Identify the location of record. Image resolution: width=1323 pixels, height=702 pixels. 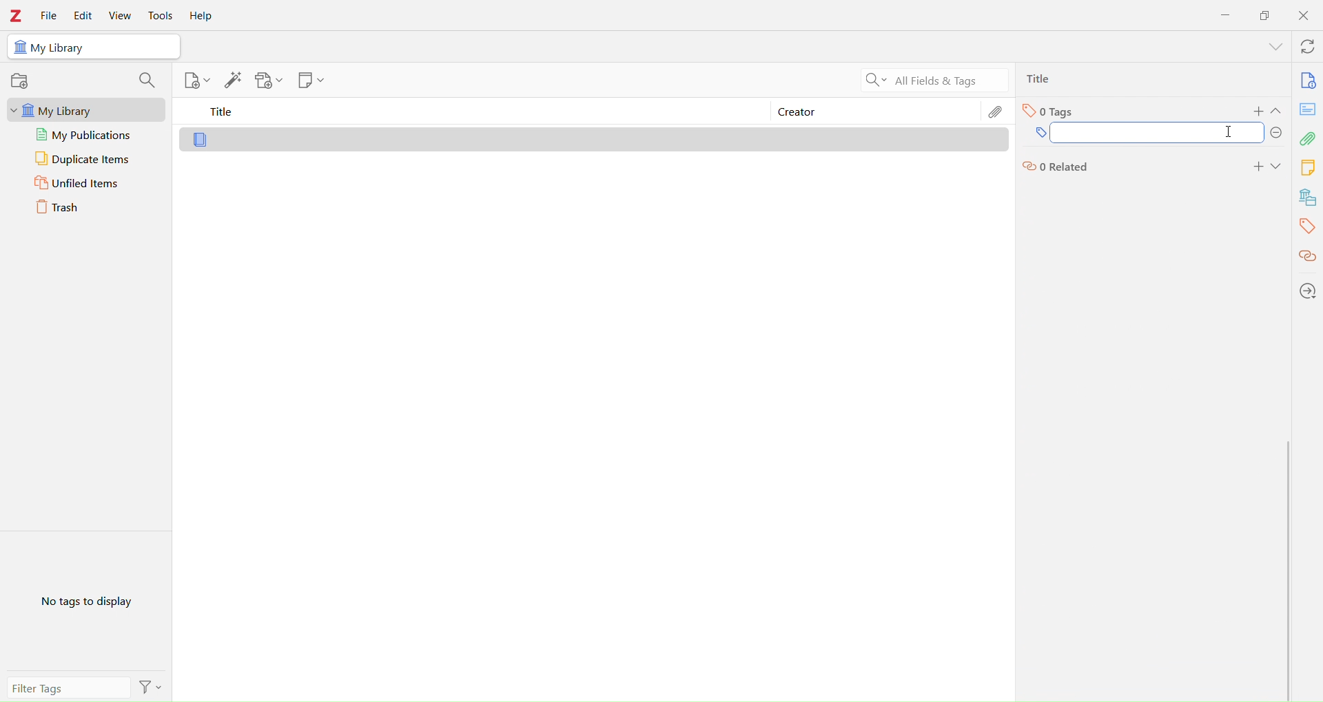
(19, 82).